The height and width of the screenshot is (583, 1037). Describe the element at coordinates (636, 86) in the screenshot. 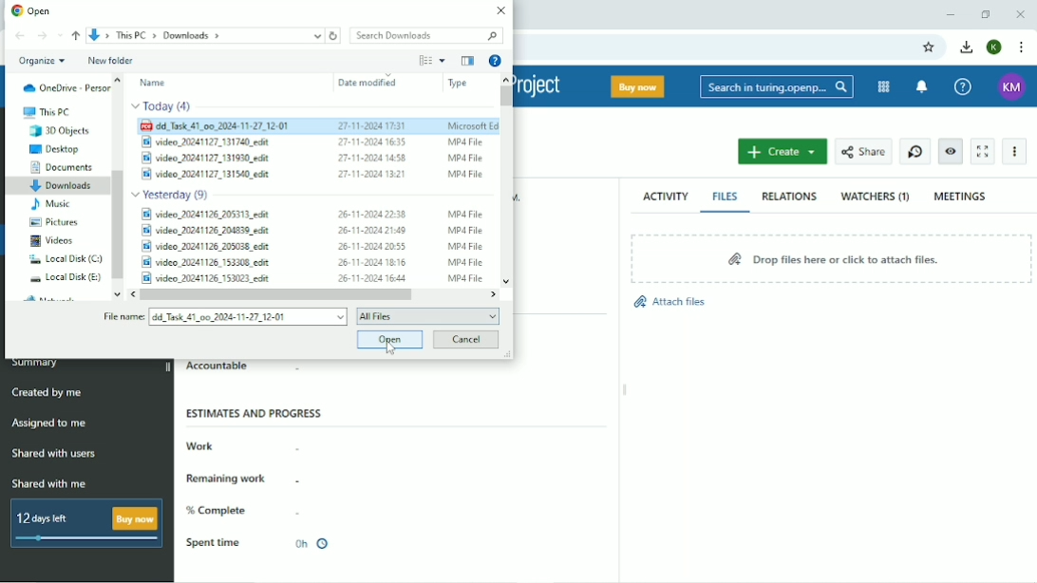

I see `Buy now` at that location.